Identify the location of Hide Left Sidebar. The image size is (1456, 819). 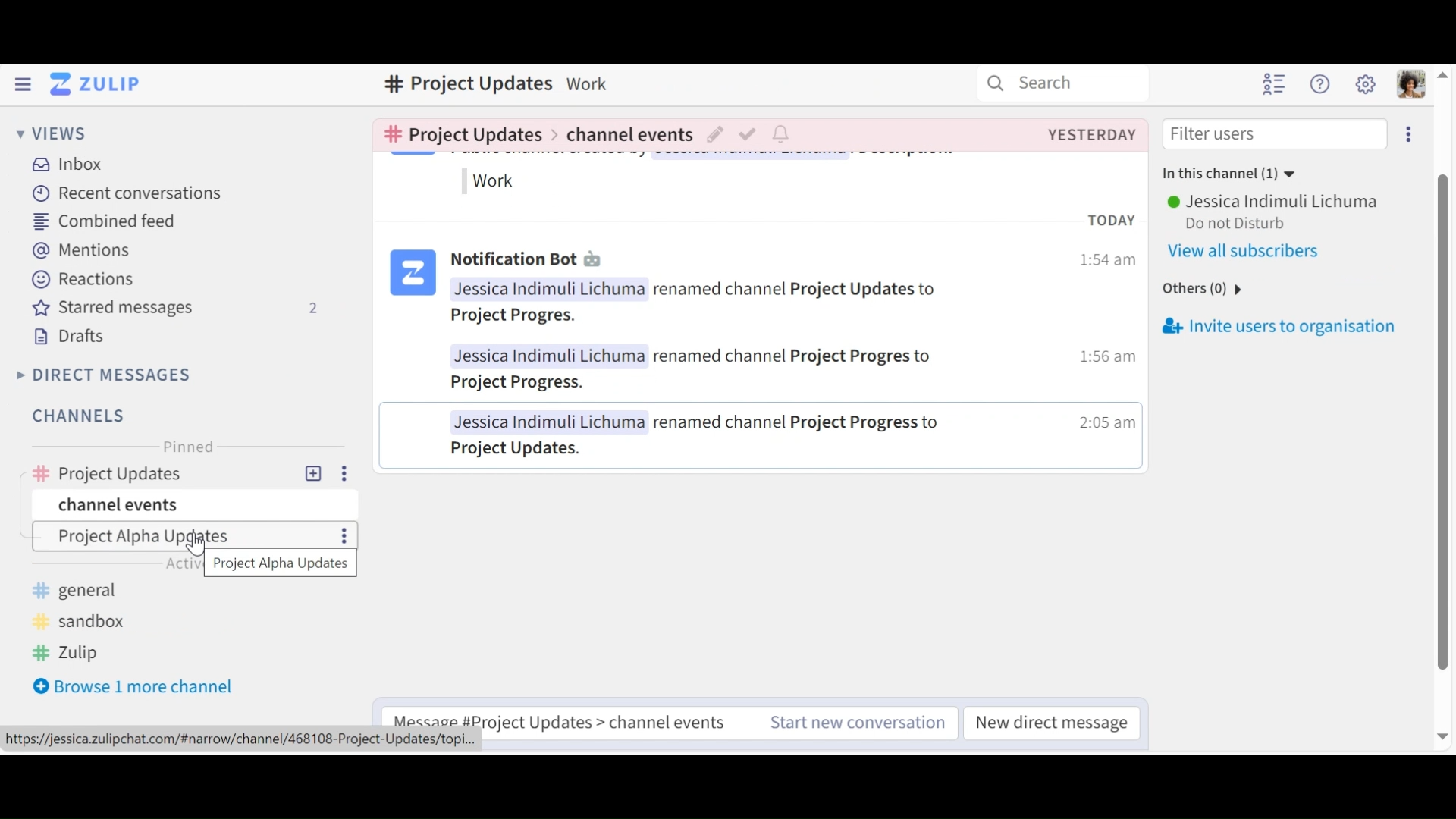
(24, 83).